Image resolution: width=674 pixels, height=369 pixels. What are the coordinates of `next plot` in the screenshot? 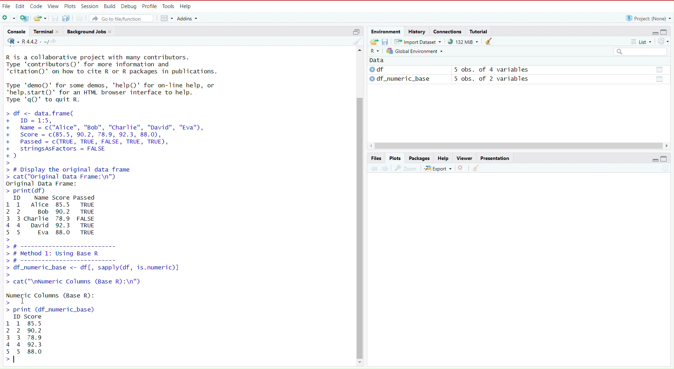 It's located at (384, 168).